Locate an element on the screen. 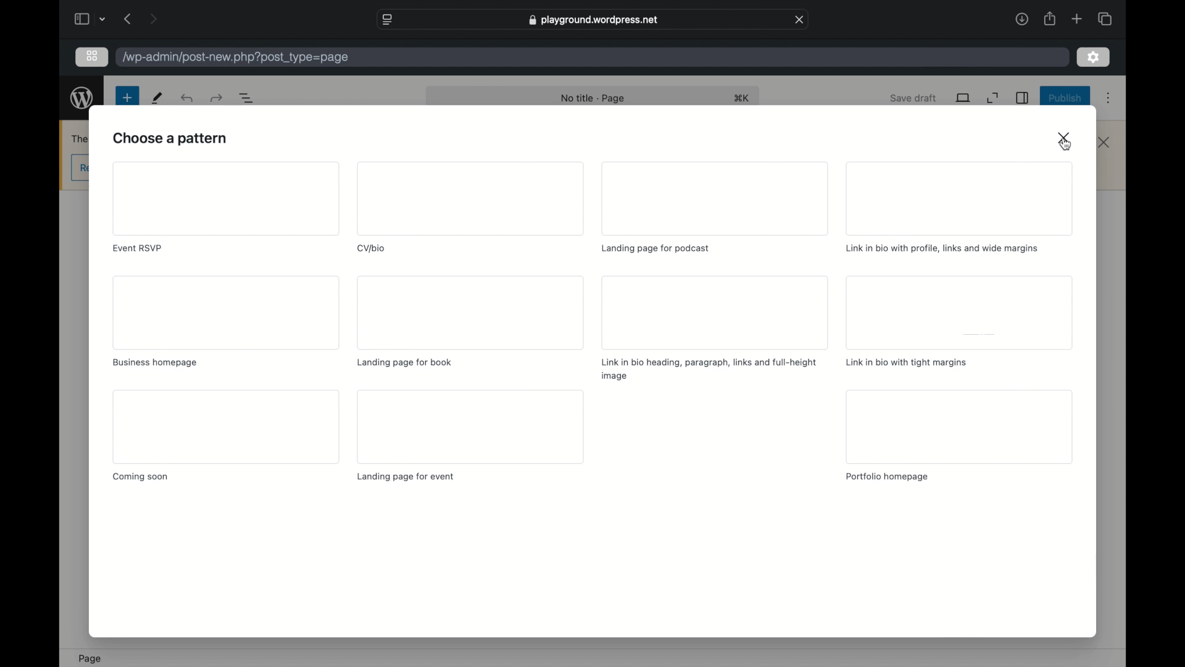  web address is located at coordinates (593, 20).